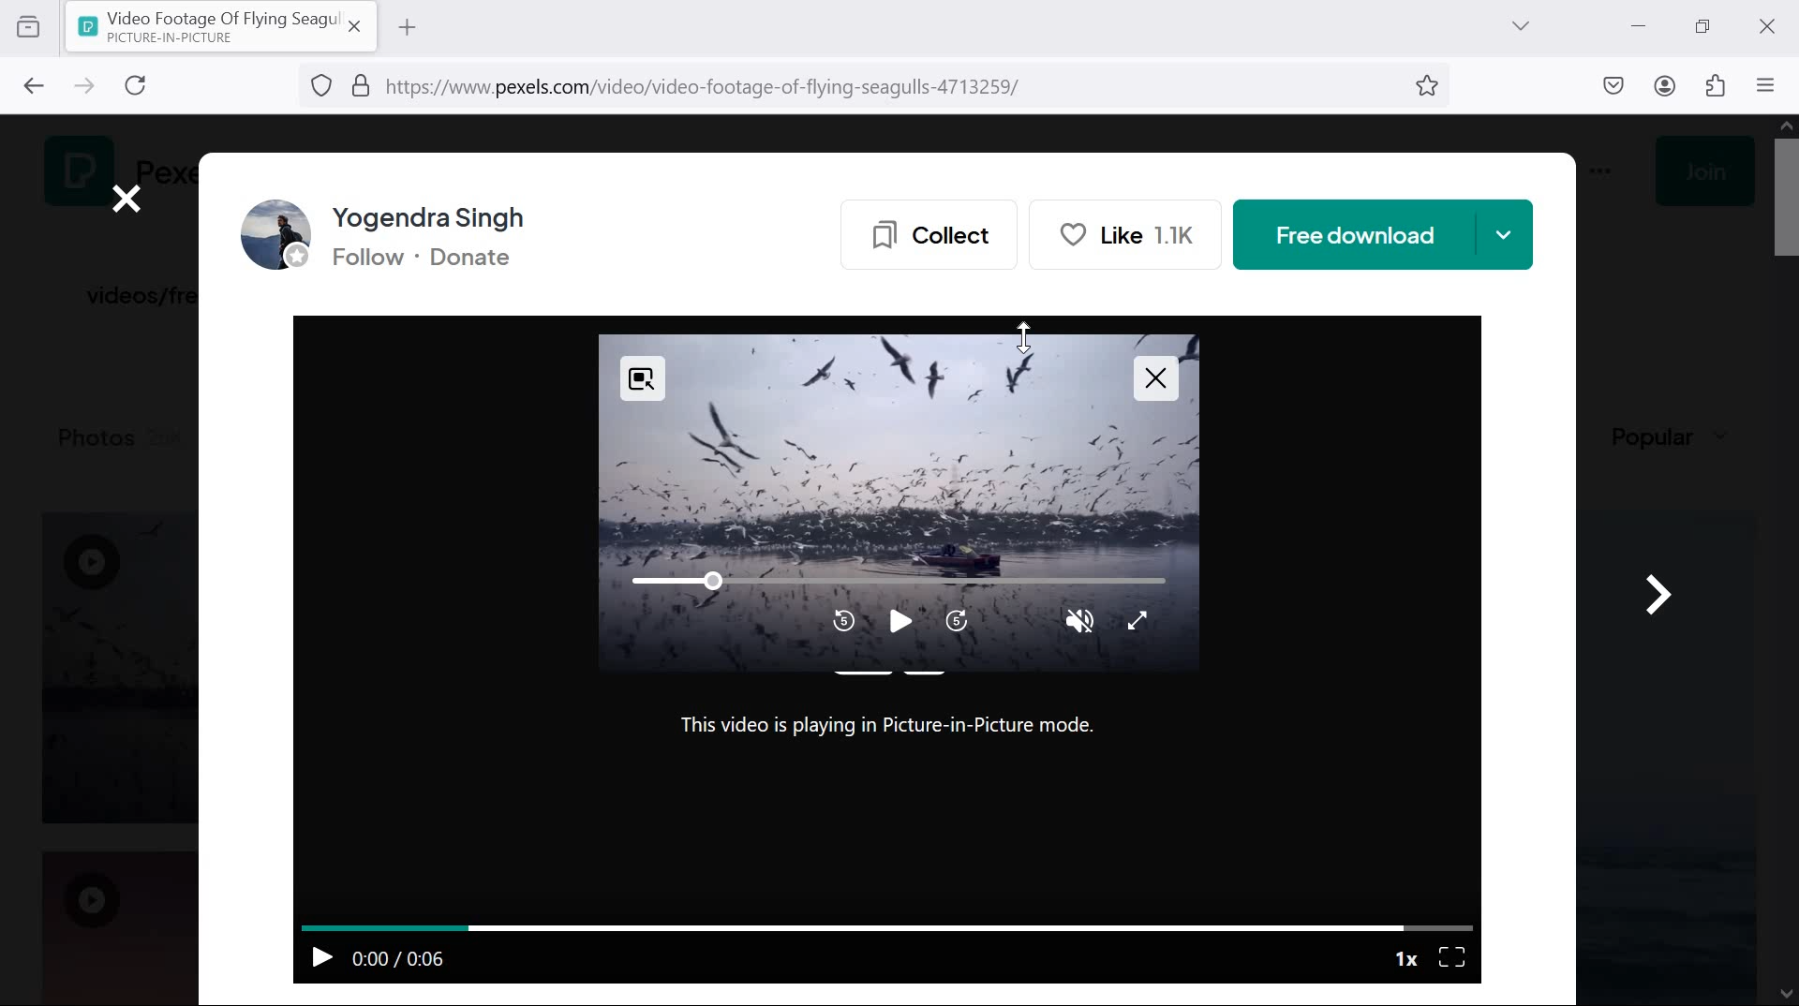 Image resolution: width=1799 pixels, height=1006 pixels. Describe the element at coordinates (127, 199) in the screenshot. I see `close` at that location.